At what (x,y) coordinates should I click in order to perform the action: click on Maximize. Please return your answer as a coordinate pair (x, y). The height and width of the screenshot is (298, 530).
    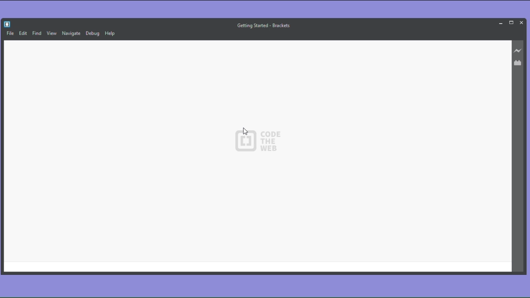
    Looking at the image, I should click on (511, 22).